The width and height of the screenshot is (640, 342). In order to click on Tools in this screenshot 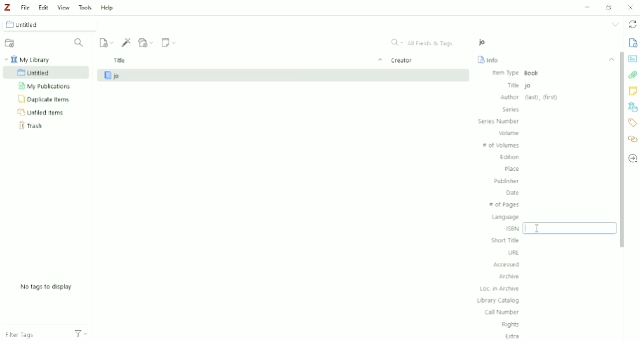, I will do `click(85, 7)`.